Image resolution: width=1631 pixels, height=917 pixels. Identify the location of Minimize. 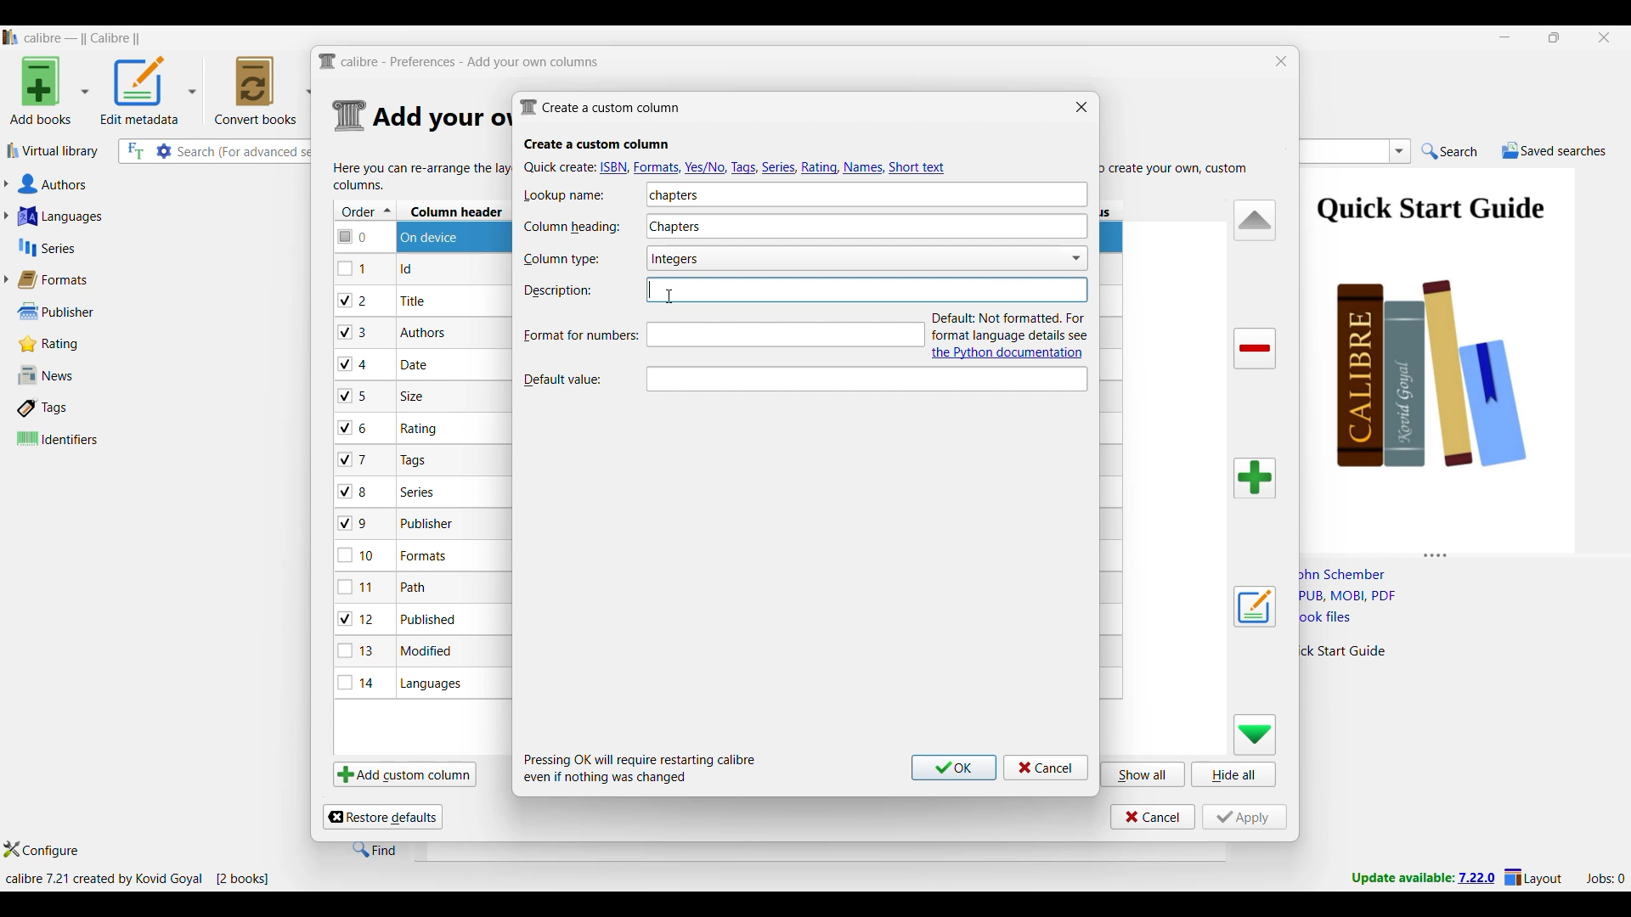
(1505, 37).